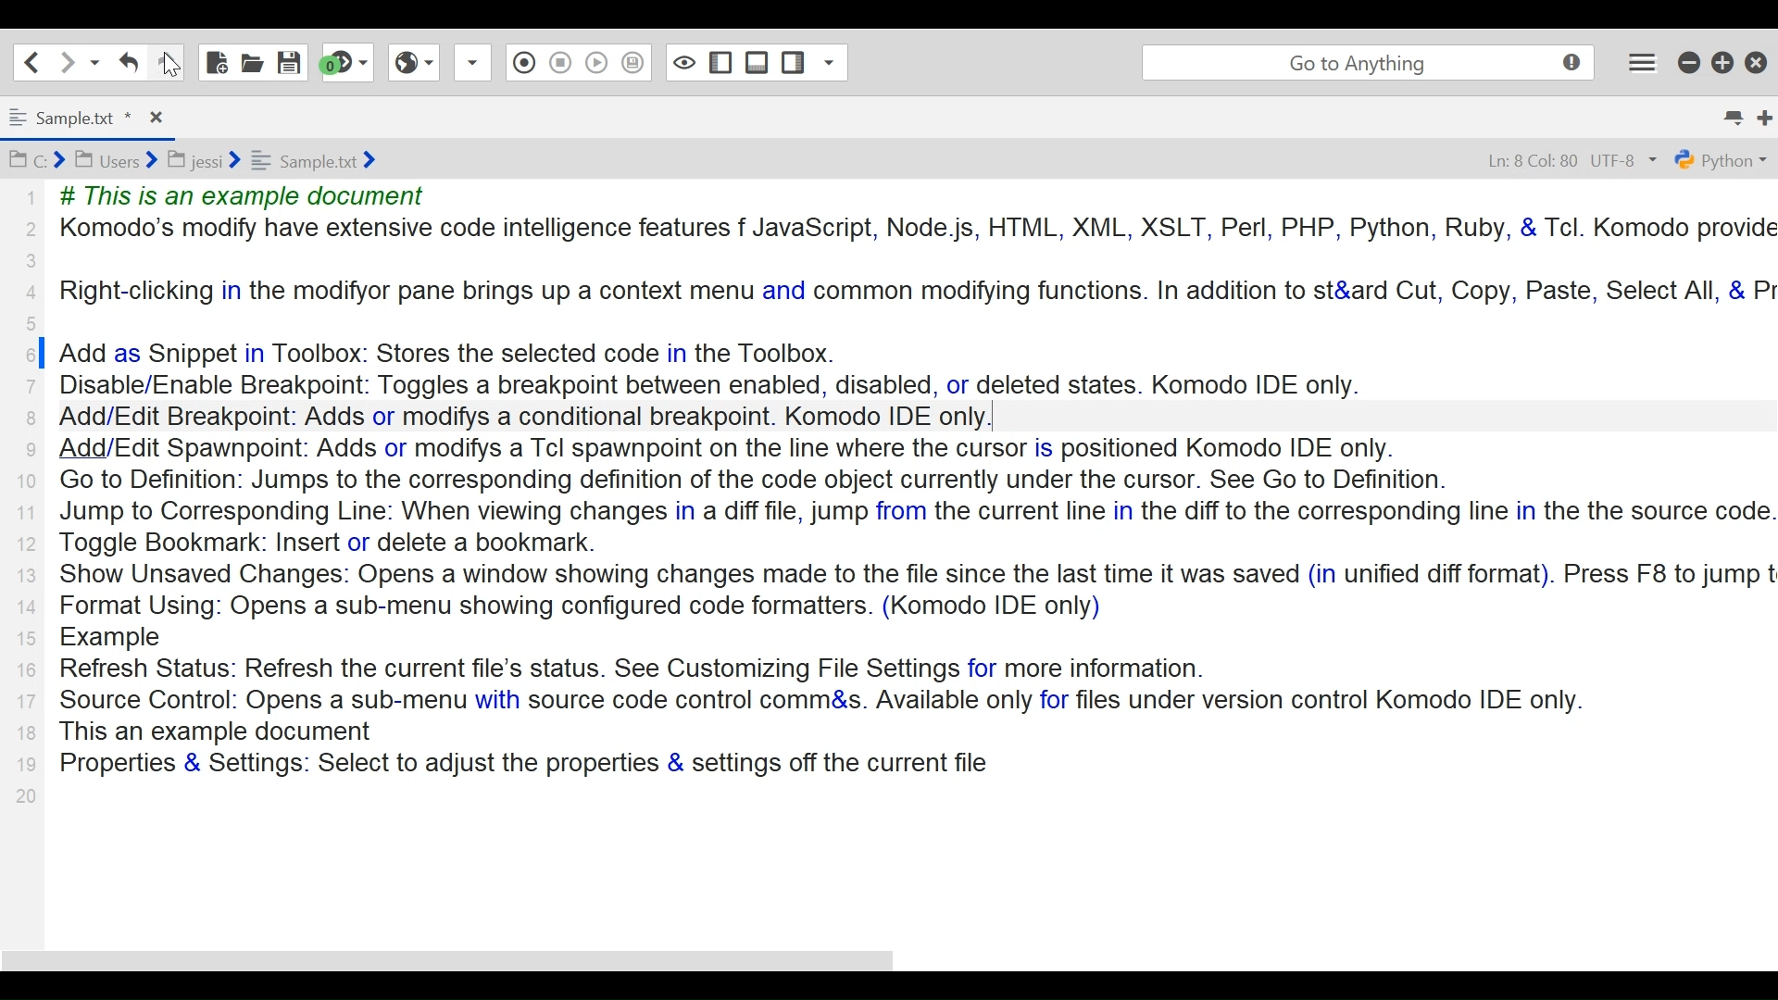  What do you see at coordinates (1757, 61) in the screenshot?
I see `Close` at bounding box center [1757, 61].